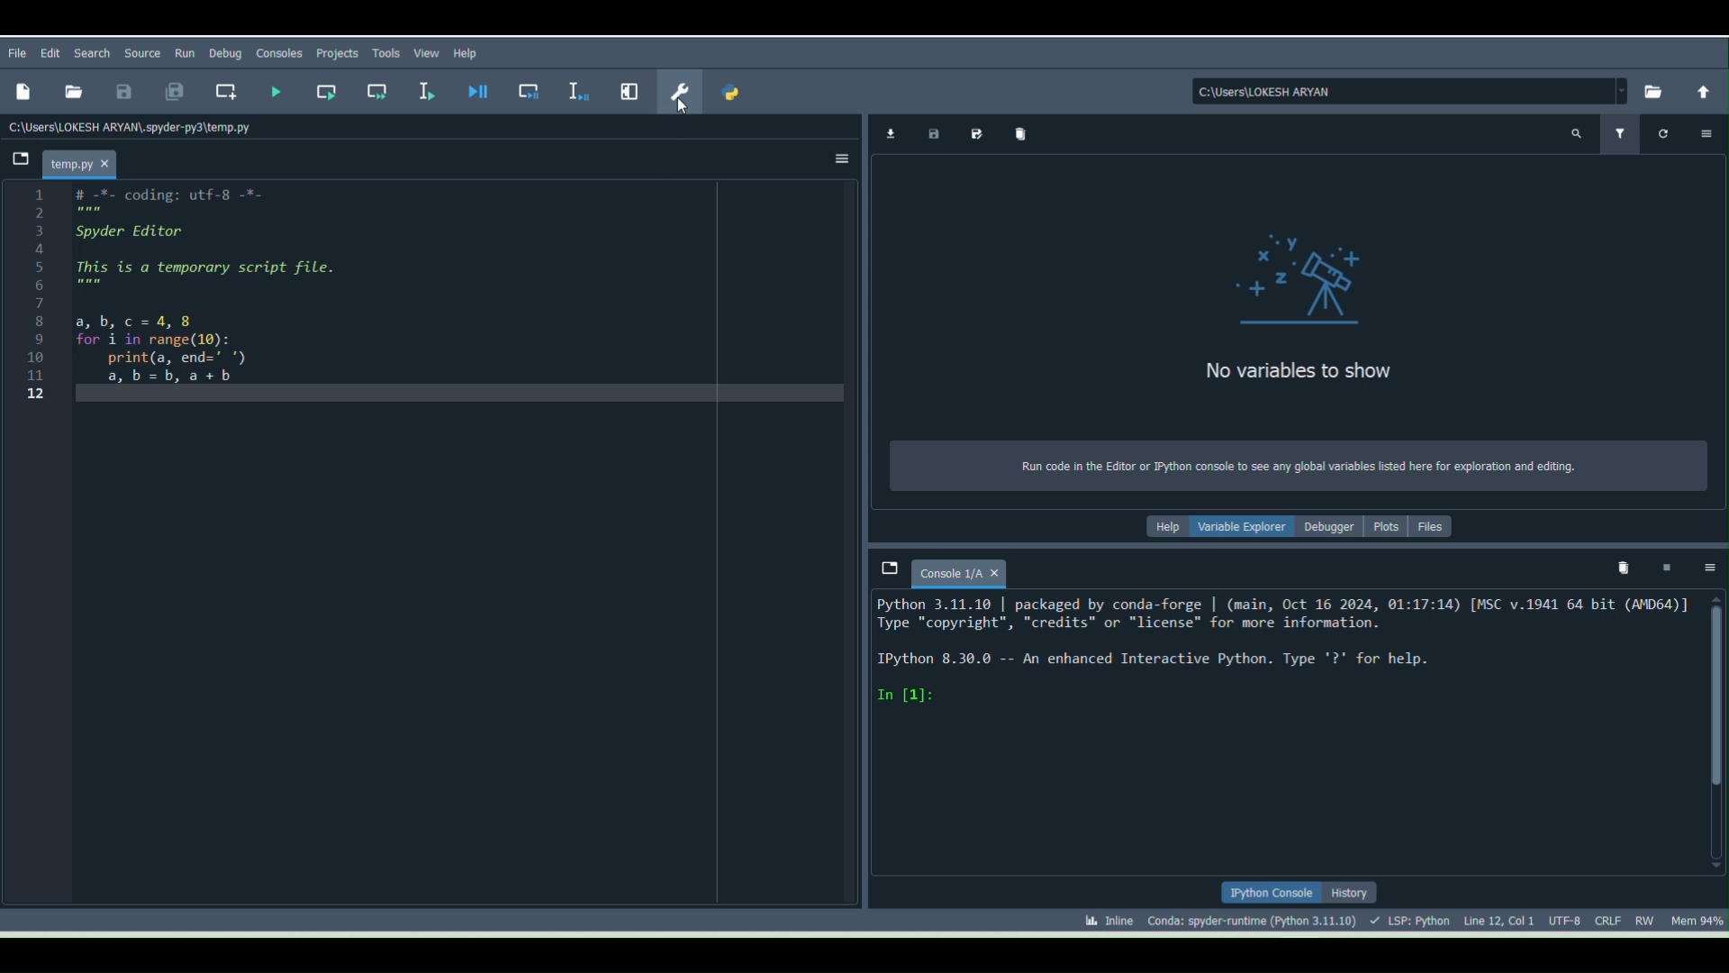  What do you see at coordinates (144, 50) in the screenshot?
I see `Source` at bounding box center [144, 50].